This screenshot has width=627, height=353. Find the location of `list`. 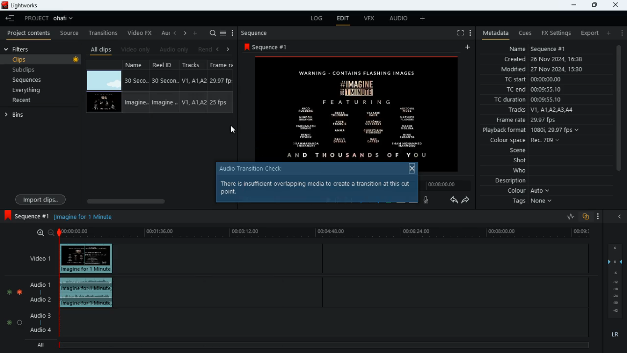

list is located at coordinates (223, 33).